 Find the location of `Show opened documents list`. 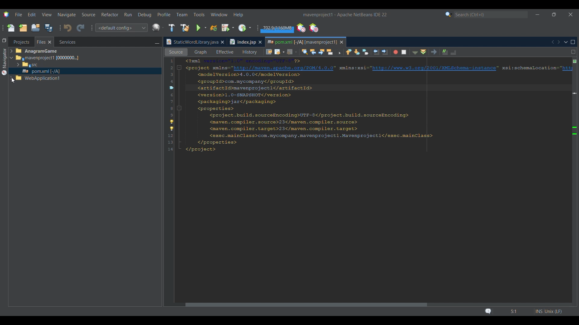

Show opened documents list is located at coordinates (566, 42).